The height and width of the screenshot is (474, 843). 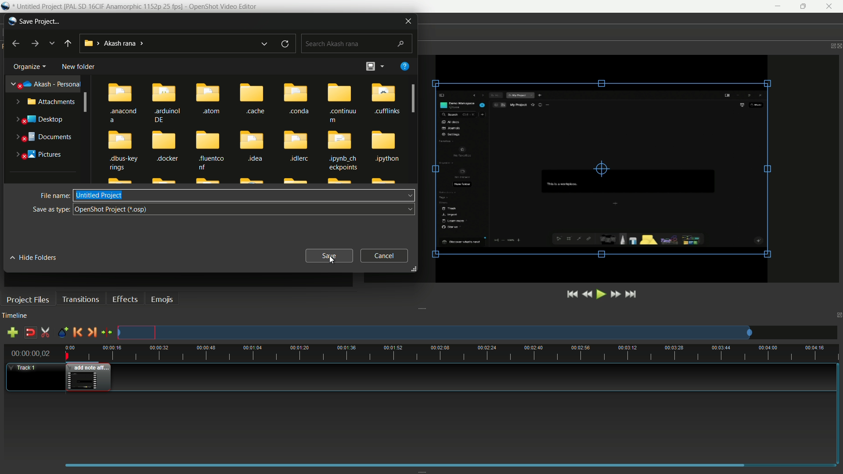 What do you see at coordinates (212, 151) in the screenshot?
I see `fluentco
nf` at bounding box center [212, 151].